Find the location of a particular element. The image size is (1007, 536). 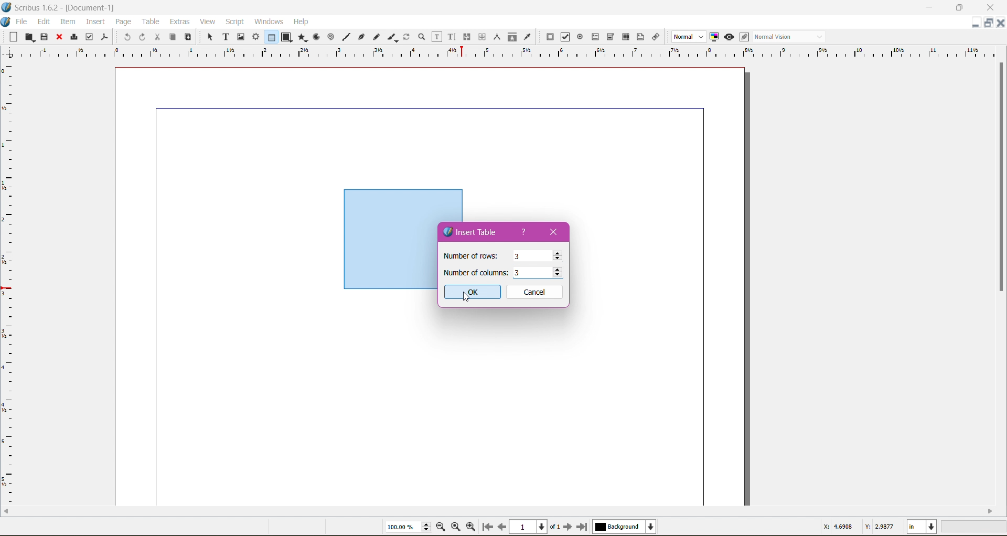

PDF Push button is located at coordinates (549, 37).